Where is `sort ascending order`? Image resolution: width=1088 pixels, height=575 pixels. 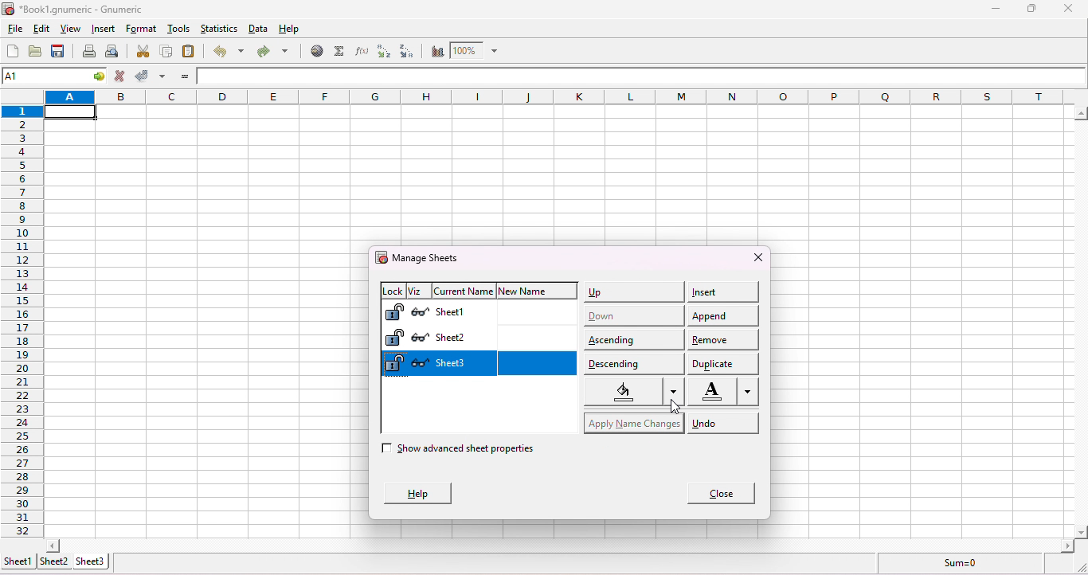 sort ascending order is located at coordinates (382, 50).